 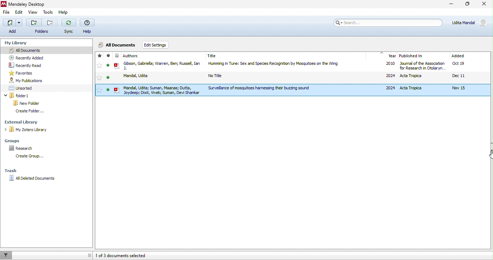 What do you see at coordinates (7, 13) in the screenshot?
I see `file` at bounding box center [7, 13].